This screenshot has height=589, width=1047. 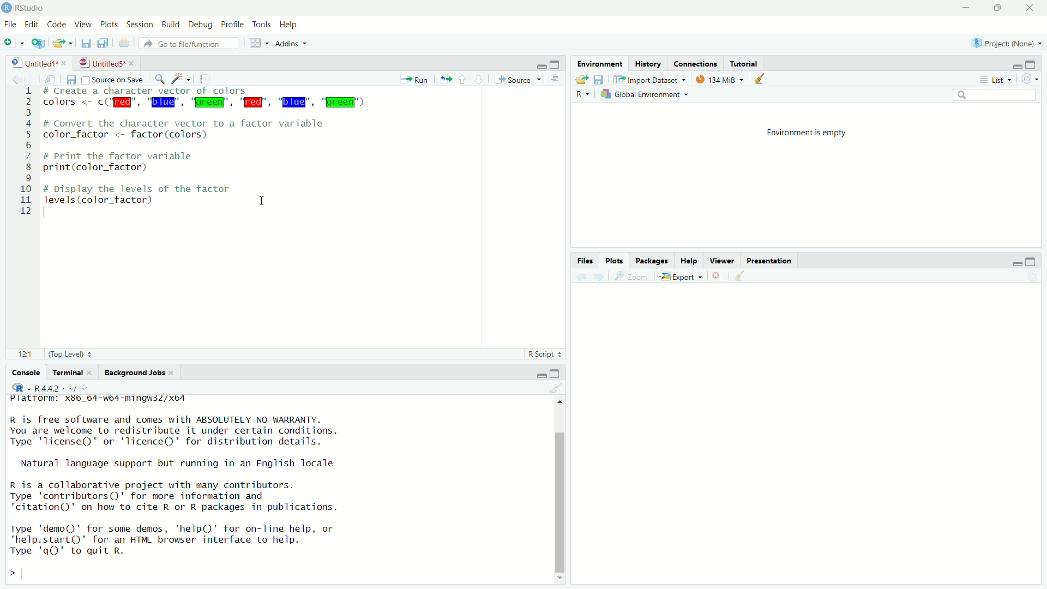 I want to click on save current document, so click(x=84, y=43).